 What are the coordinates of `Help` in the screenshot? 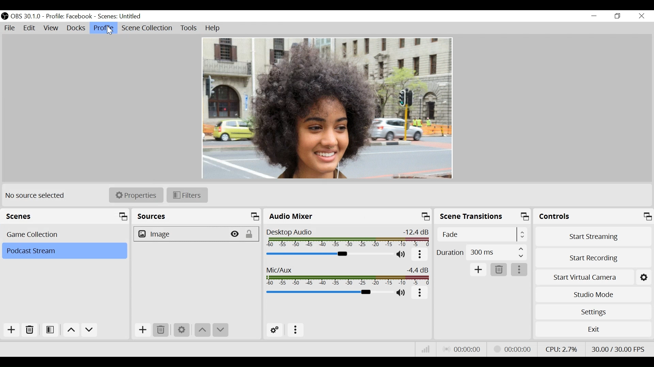 It's located at (212, 29).